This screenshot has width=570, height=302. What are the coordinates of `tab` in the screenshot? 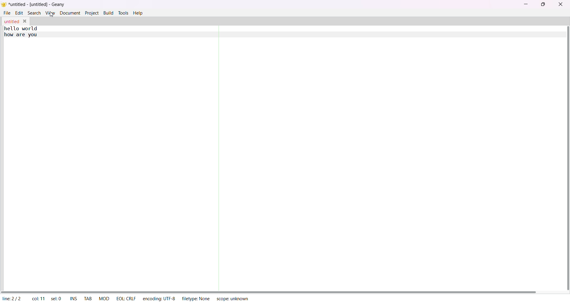 It's located at (88, 298).